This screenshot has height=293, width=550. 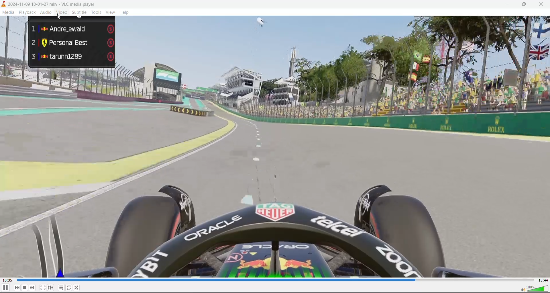 I want to click on previous, so click(x=17, y=288).